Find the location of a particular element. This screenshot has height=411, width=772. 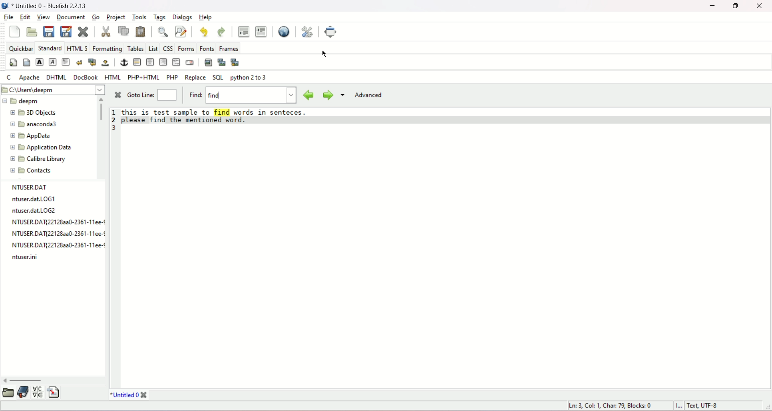

formatting is located at coordinates (107, 48).